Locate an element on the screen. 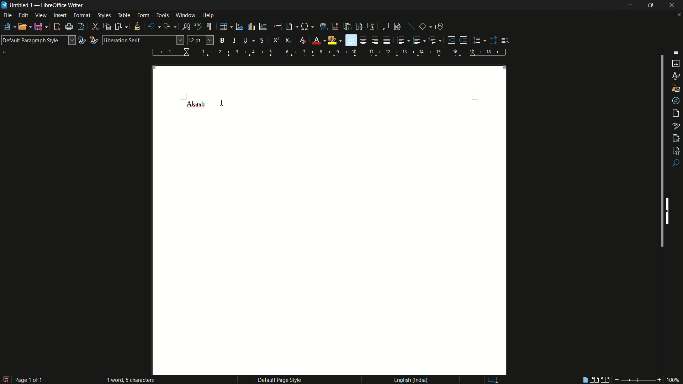 This screenshot has height=384, width=683. insert hyperlink is located at coordinates (321, 27).